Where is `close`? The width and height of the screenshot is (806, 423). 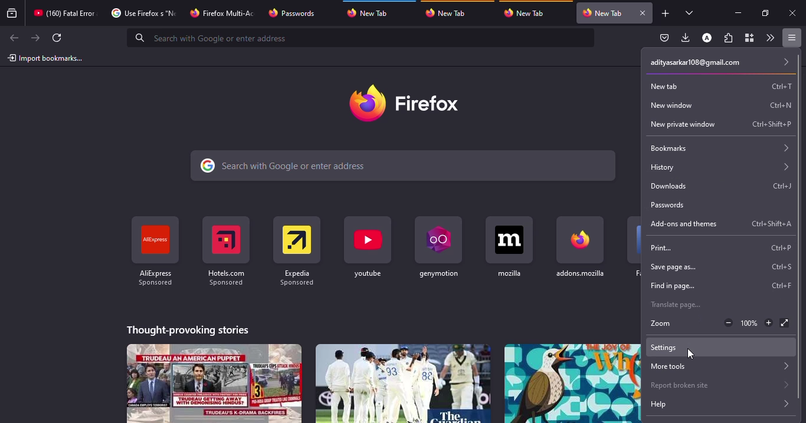 close is located at coordinates (794, 14).